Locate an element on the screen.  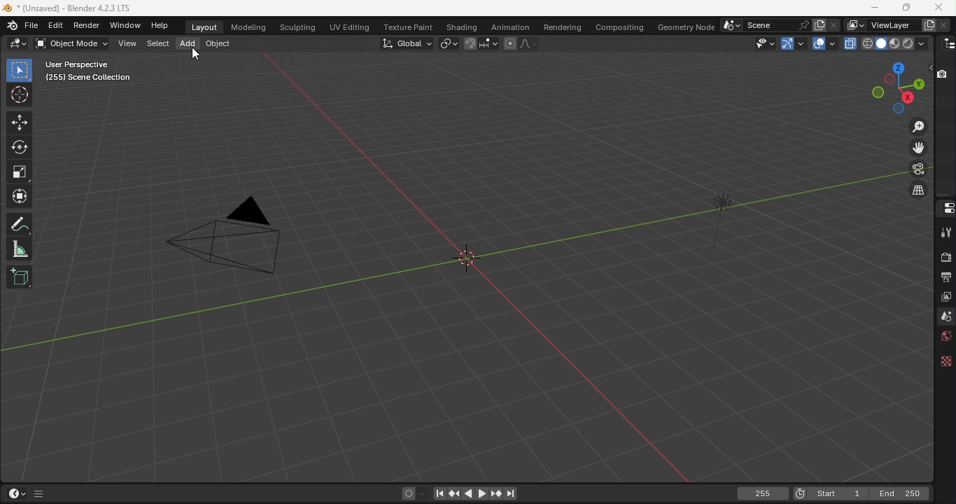
UV Editing is located at coordinates (349, 25).